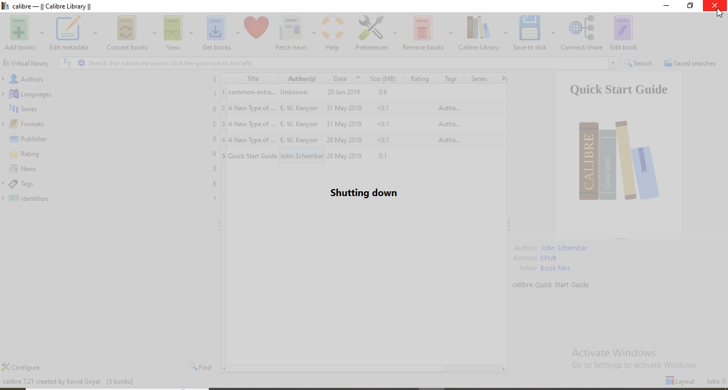 The image size is (728, 390). Describe the element at coordinates (222, 138) in the screenshot. I see `4` at that location.